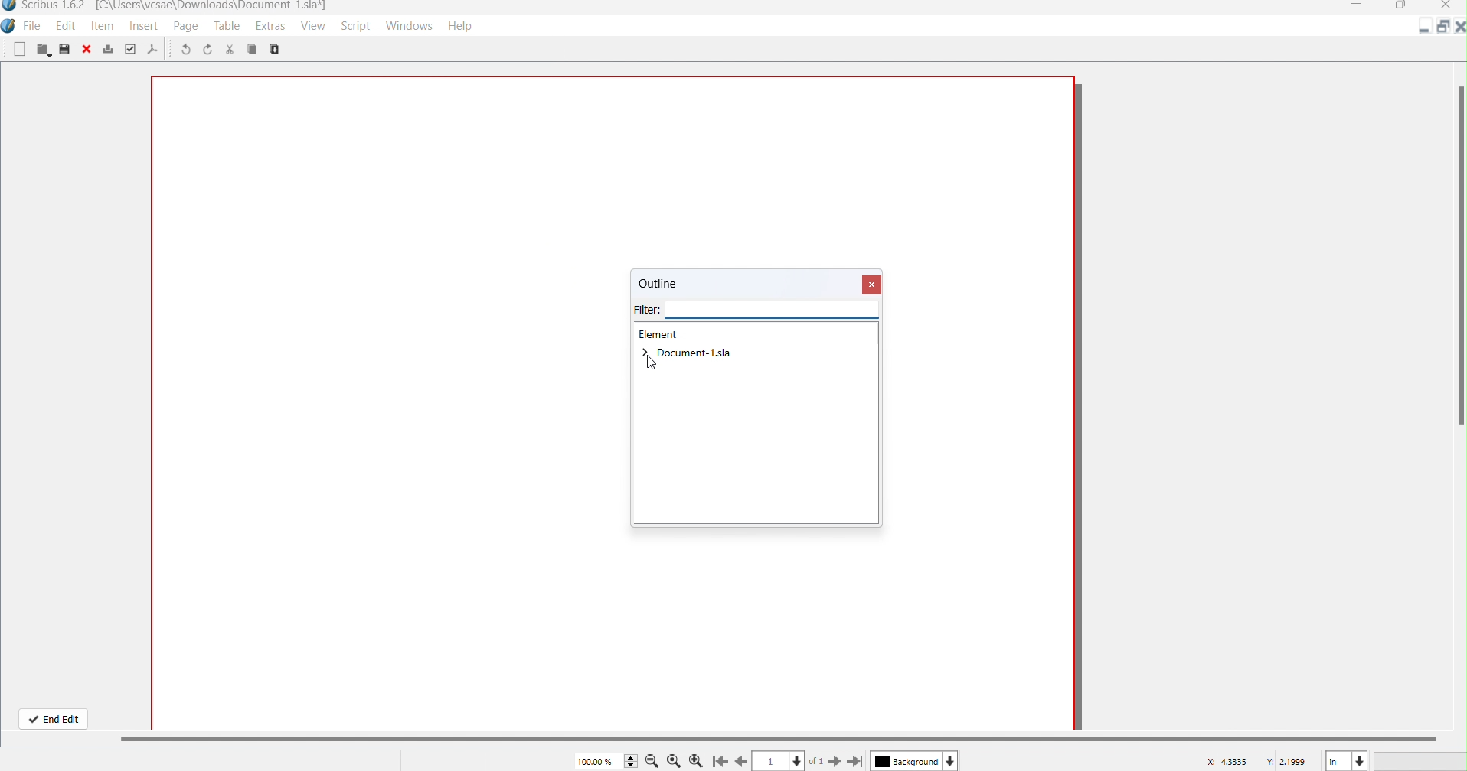 This screenshot has width=1467, height=771. What do you see at coordinates (233, 48) in the screenshot?
I see `` at bounding box center [233, 48].